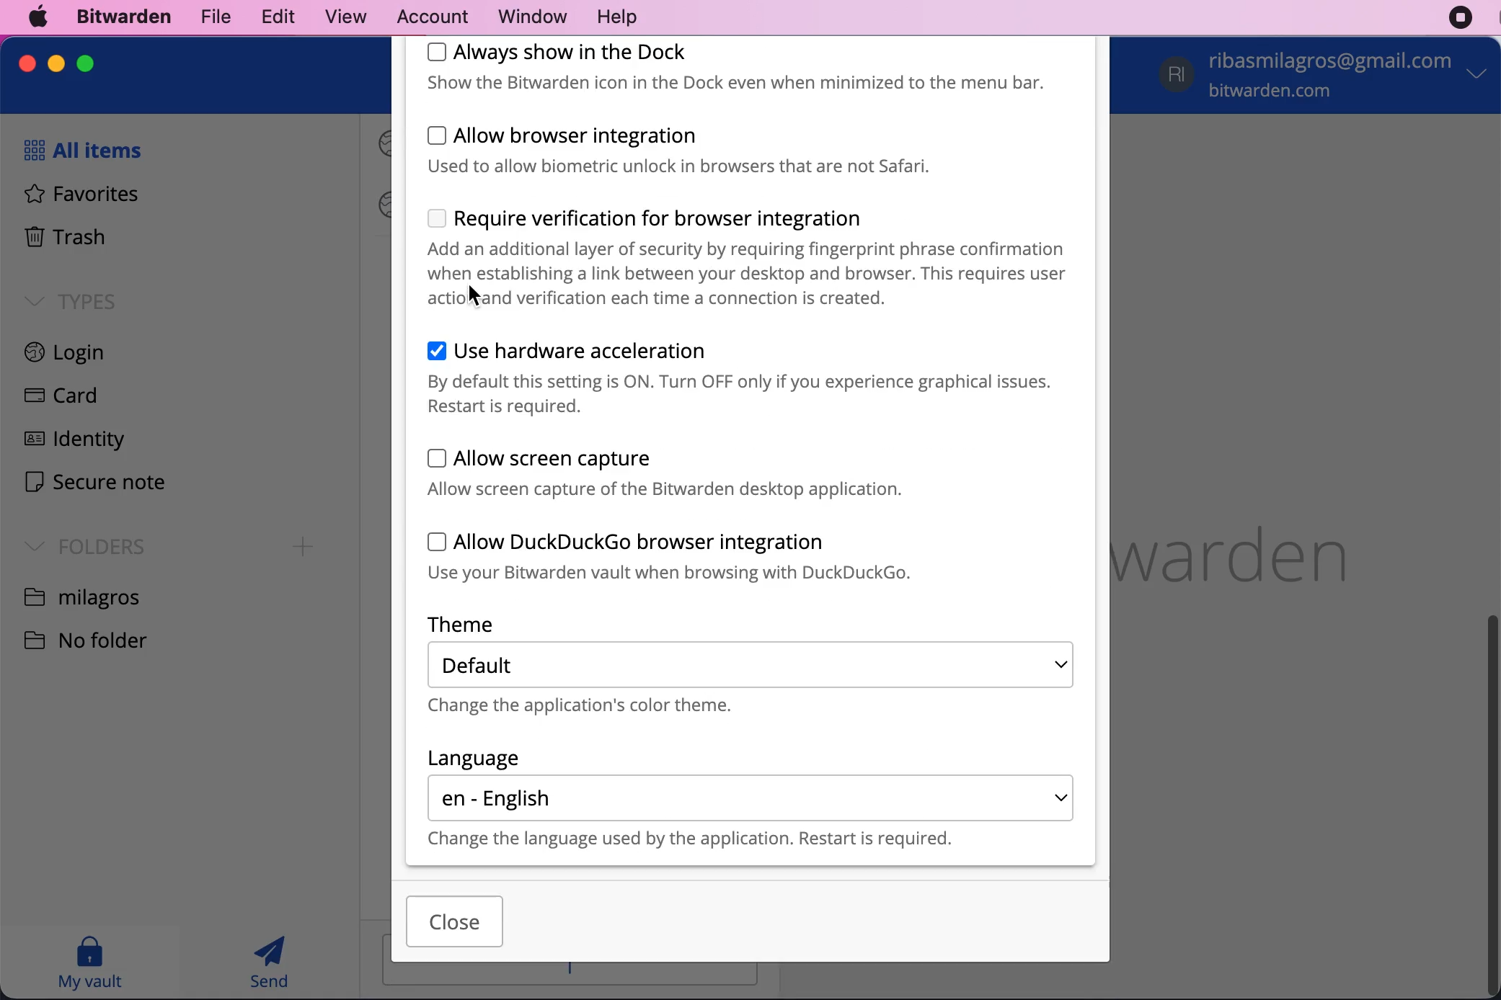  Describe the element at coordinates (475, 297) in the screenshot. I see `Cursor` at that location.